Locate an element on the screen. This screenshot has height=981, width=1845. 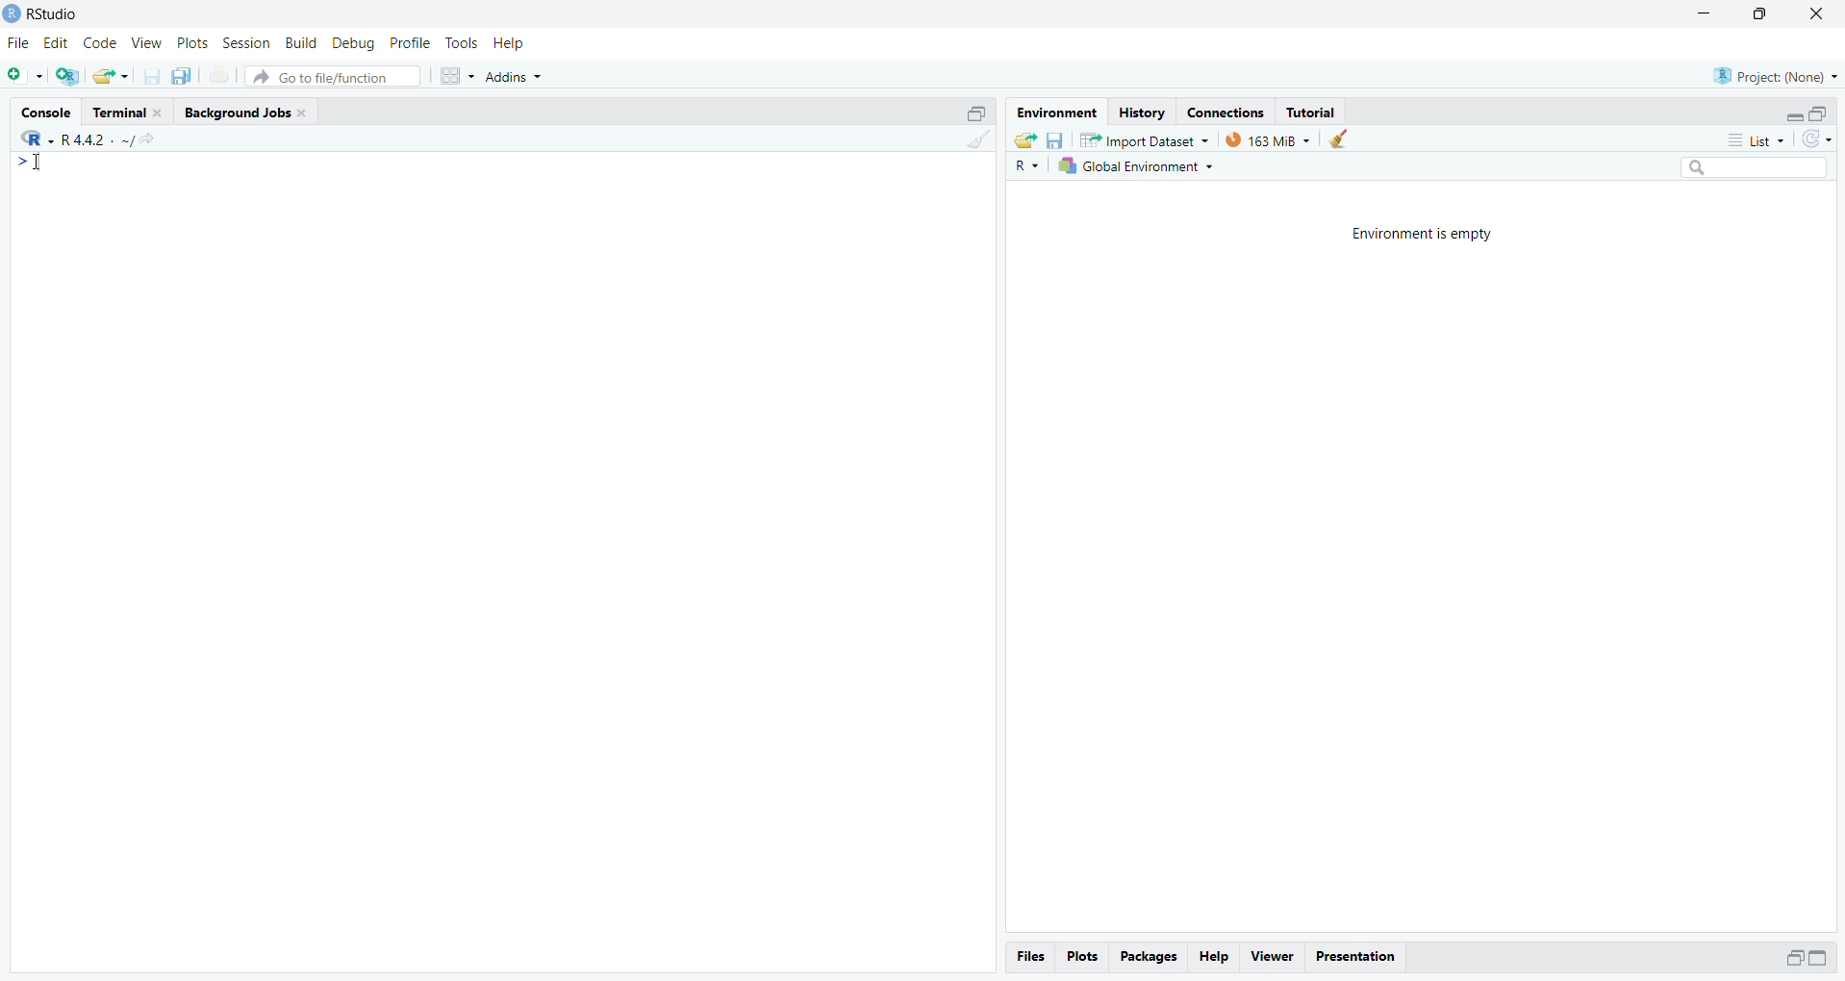
help is located at coordinates (1213, 957).